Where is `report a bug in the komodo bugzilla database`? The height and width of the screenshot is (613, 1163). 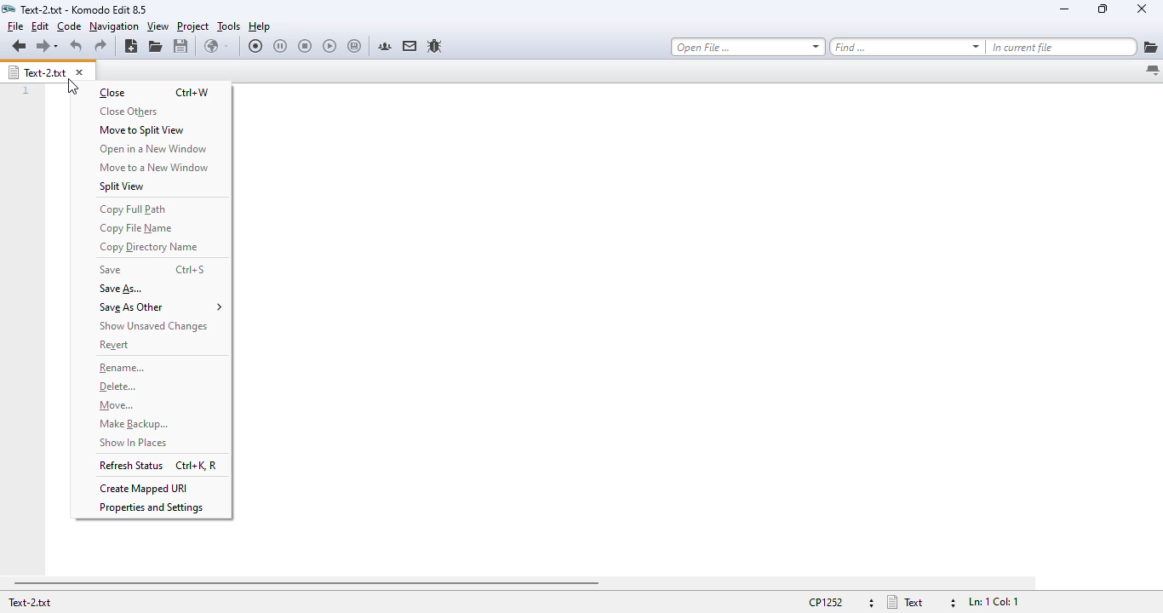 report a bug in the komodo bugzilla database is located at coordinates (435, 47).